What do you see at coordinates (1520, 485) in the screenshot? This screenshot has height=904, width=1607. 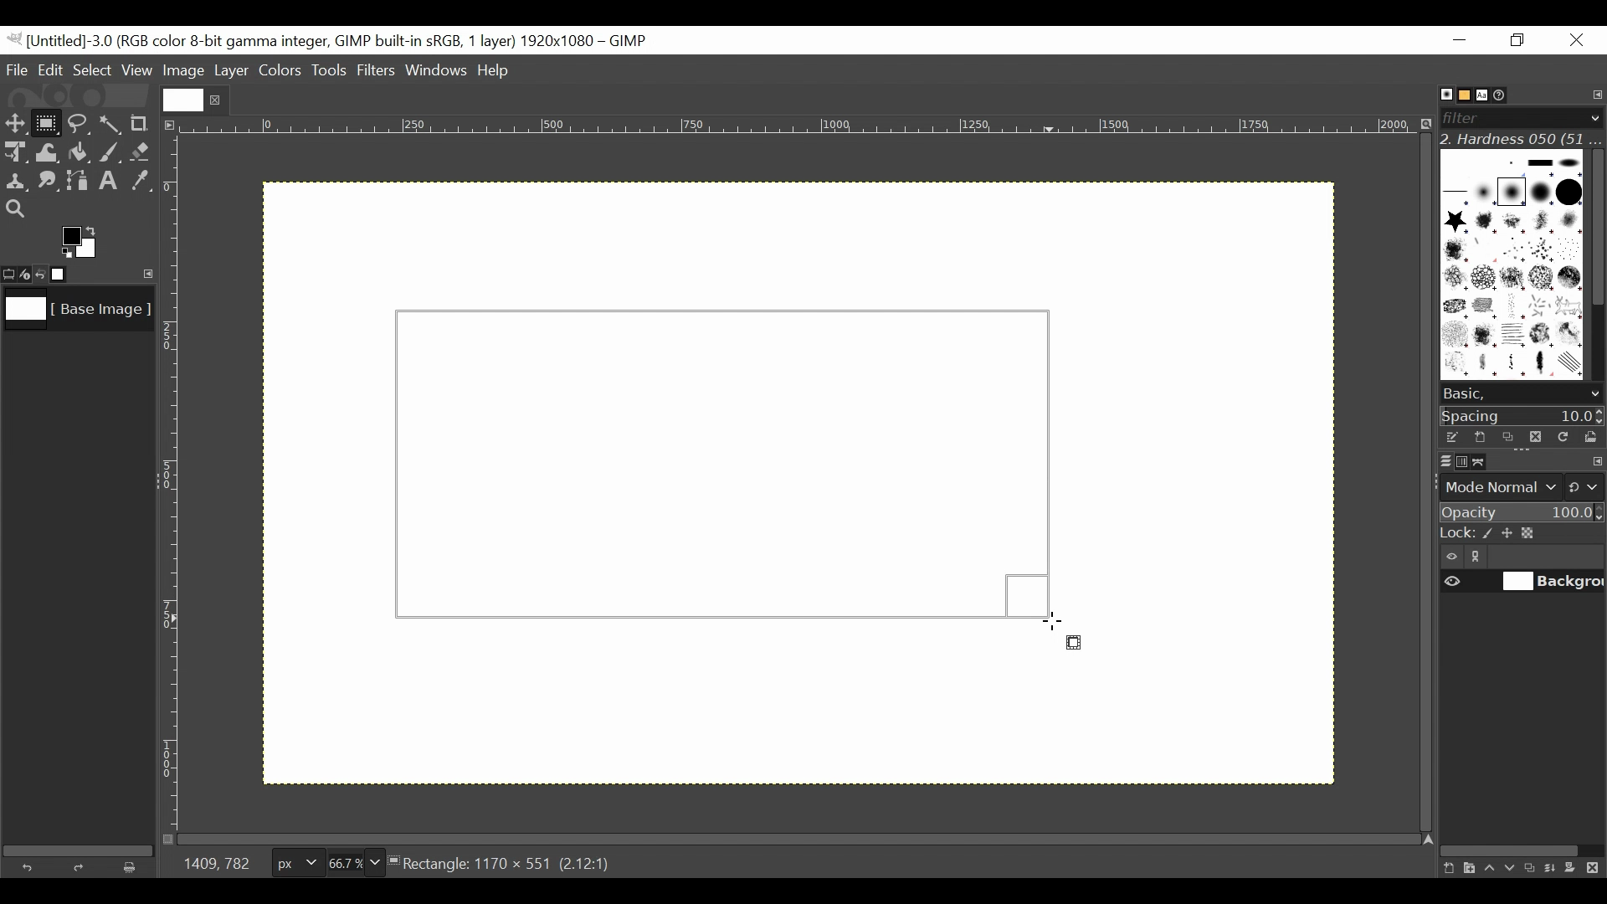 I see `mode normal` at bounding box center [1520, 485].